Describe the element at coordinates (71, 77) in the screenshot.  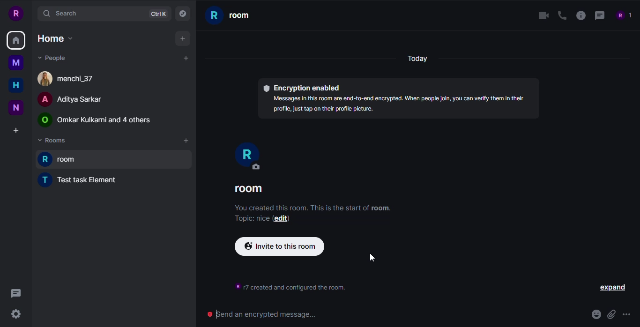
I see `people` at that location.